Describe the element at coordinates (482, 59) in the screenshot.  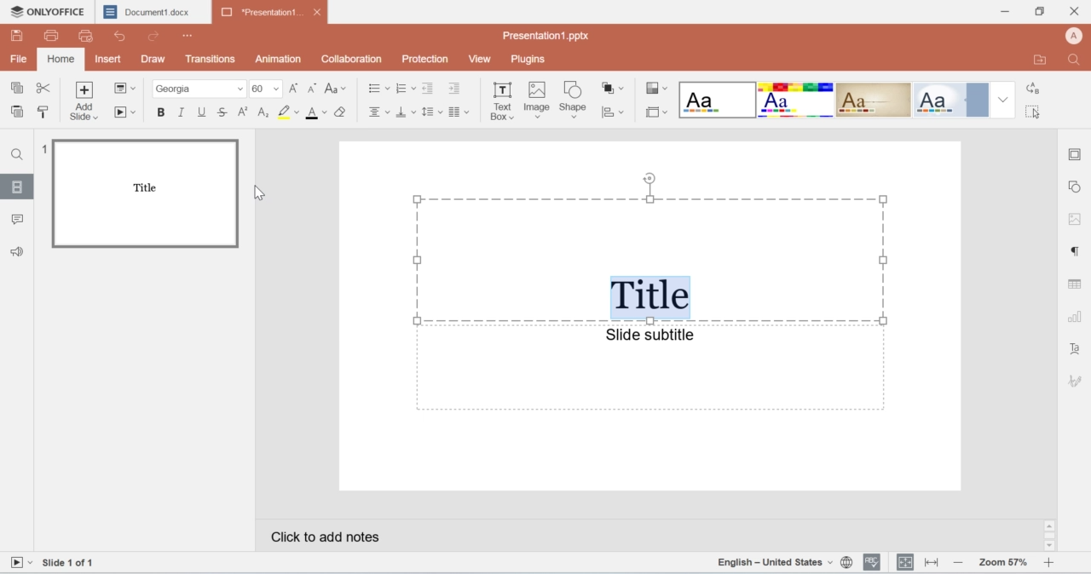
I see `view` at that location.